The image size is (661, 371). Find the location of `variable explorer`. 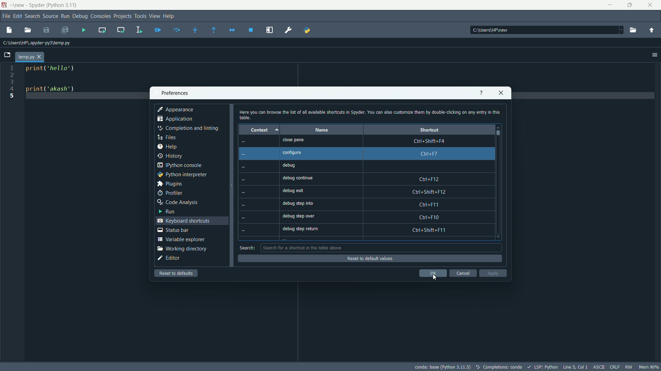

variable explorer is located at coordinates (180, 239).